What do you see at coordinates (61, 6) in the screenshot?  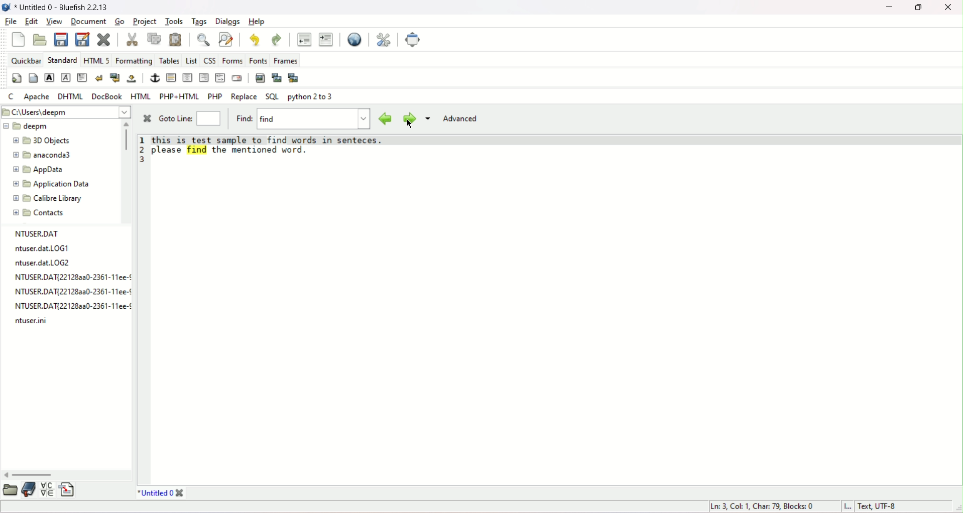 I see `title` at bounding box center [61, 6].